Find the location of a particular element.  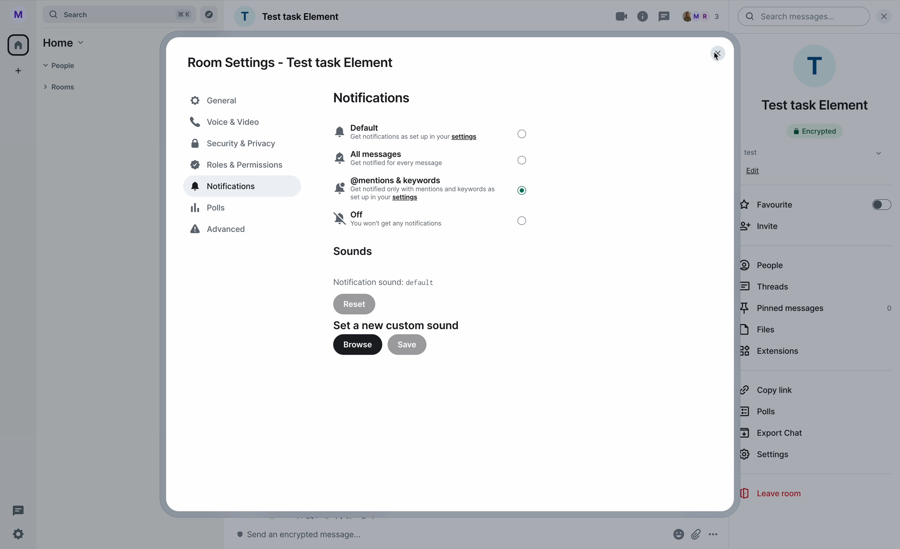

notification sound: default is located at coordinates (387, 281).